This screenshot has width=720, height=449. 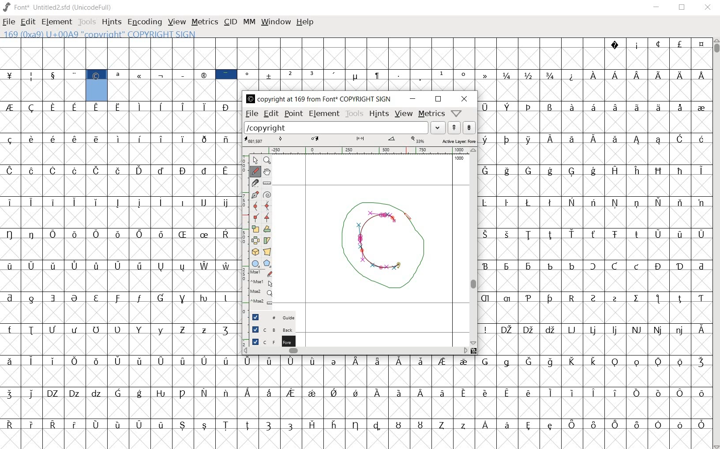 What do you see at coordinates (268, 240) in the screenshot?
I see `Rotate the selection` at bounding box center [268, 240].